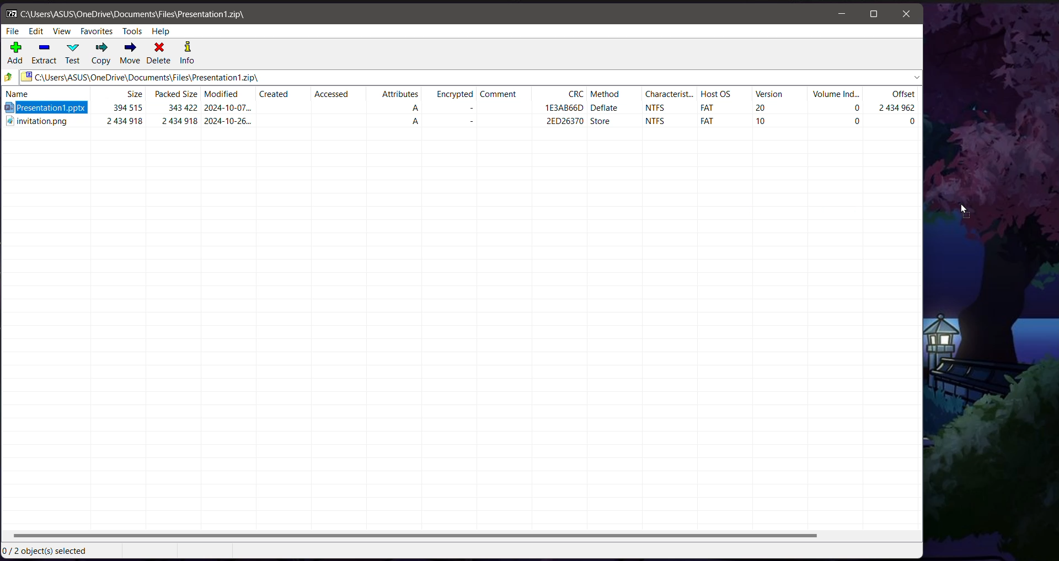 This screenshot has width=1059, height=561. I want to click on Move Up one level, so click(9, 77).